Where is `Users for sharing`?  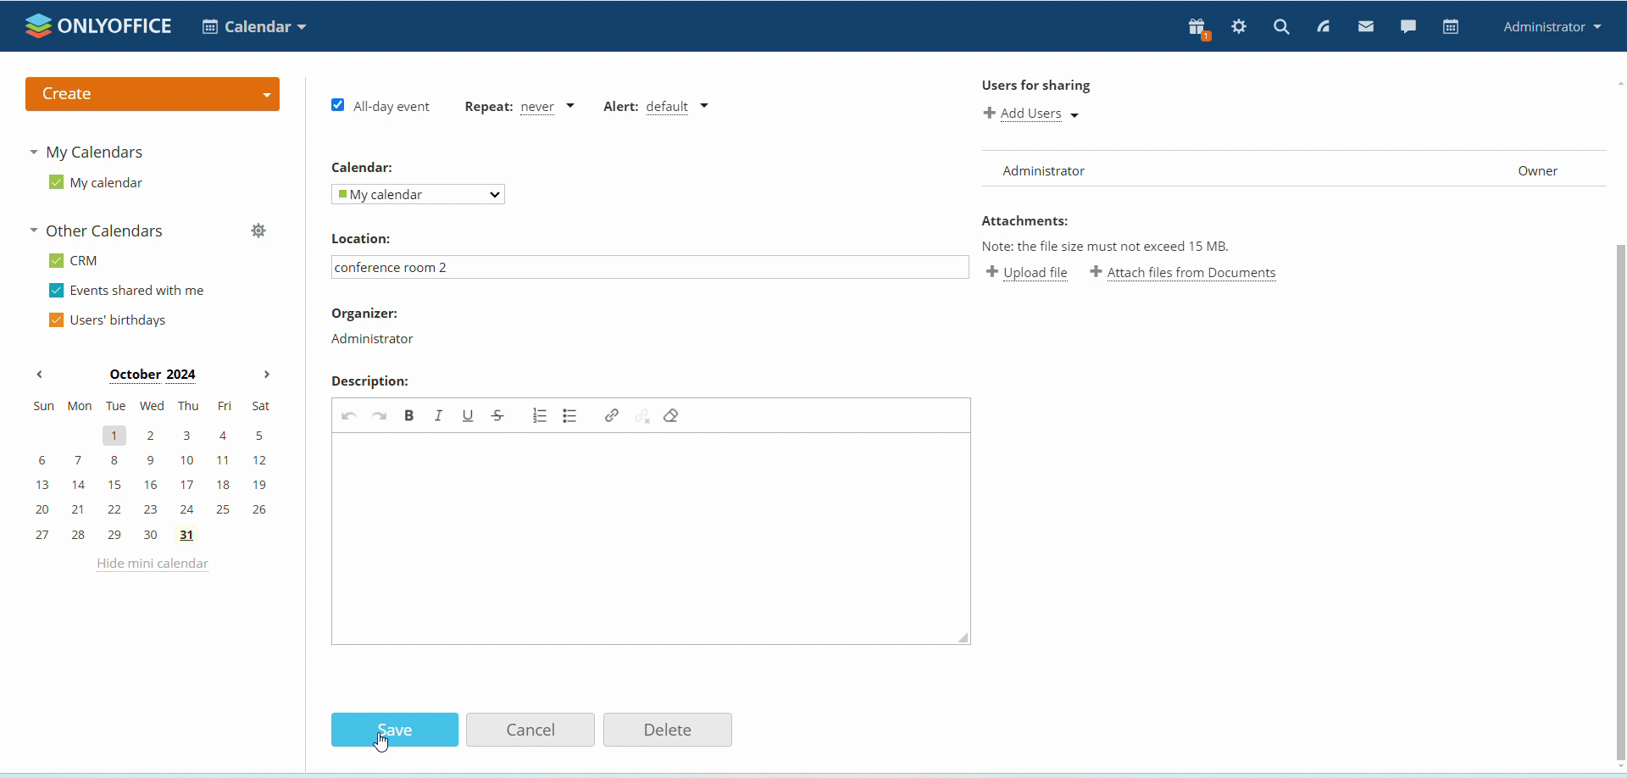
Users for sharing is located at coordinates (1035, 85).